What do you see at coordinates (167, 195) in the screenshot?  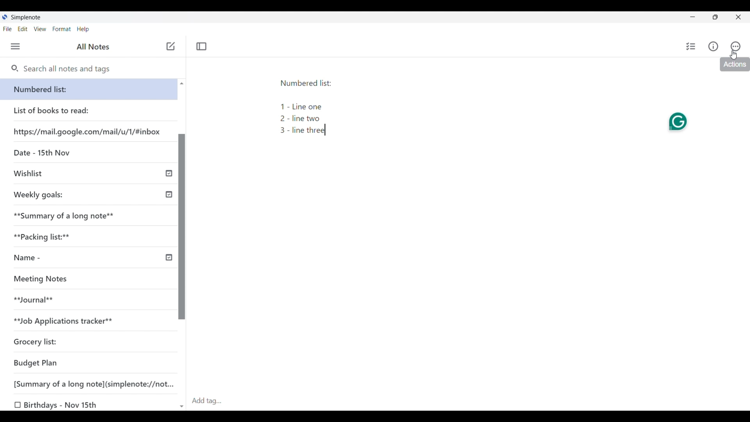 I see `timeline` at bounding box center [167, 195].